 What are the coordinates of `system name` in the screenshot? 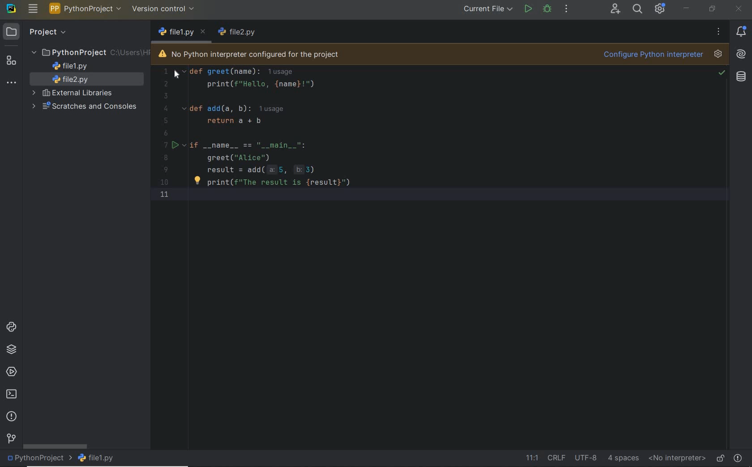 It's located at (12, 8).